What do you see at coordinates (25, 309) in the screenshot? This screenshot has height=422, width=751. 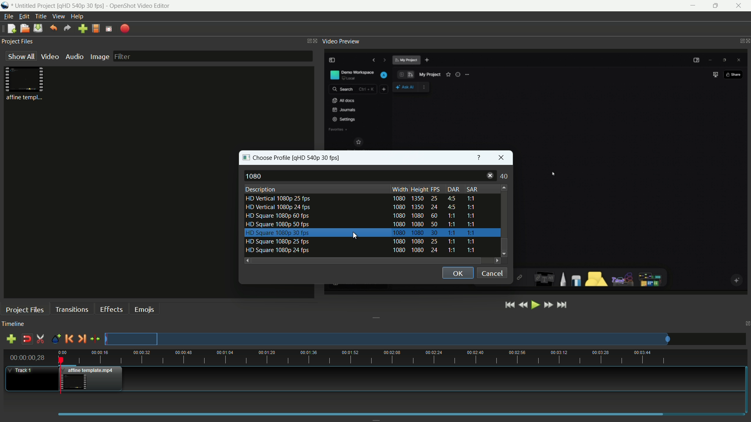 I see `project files` at bounding box center [25, 309].